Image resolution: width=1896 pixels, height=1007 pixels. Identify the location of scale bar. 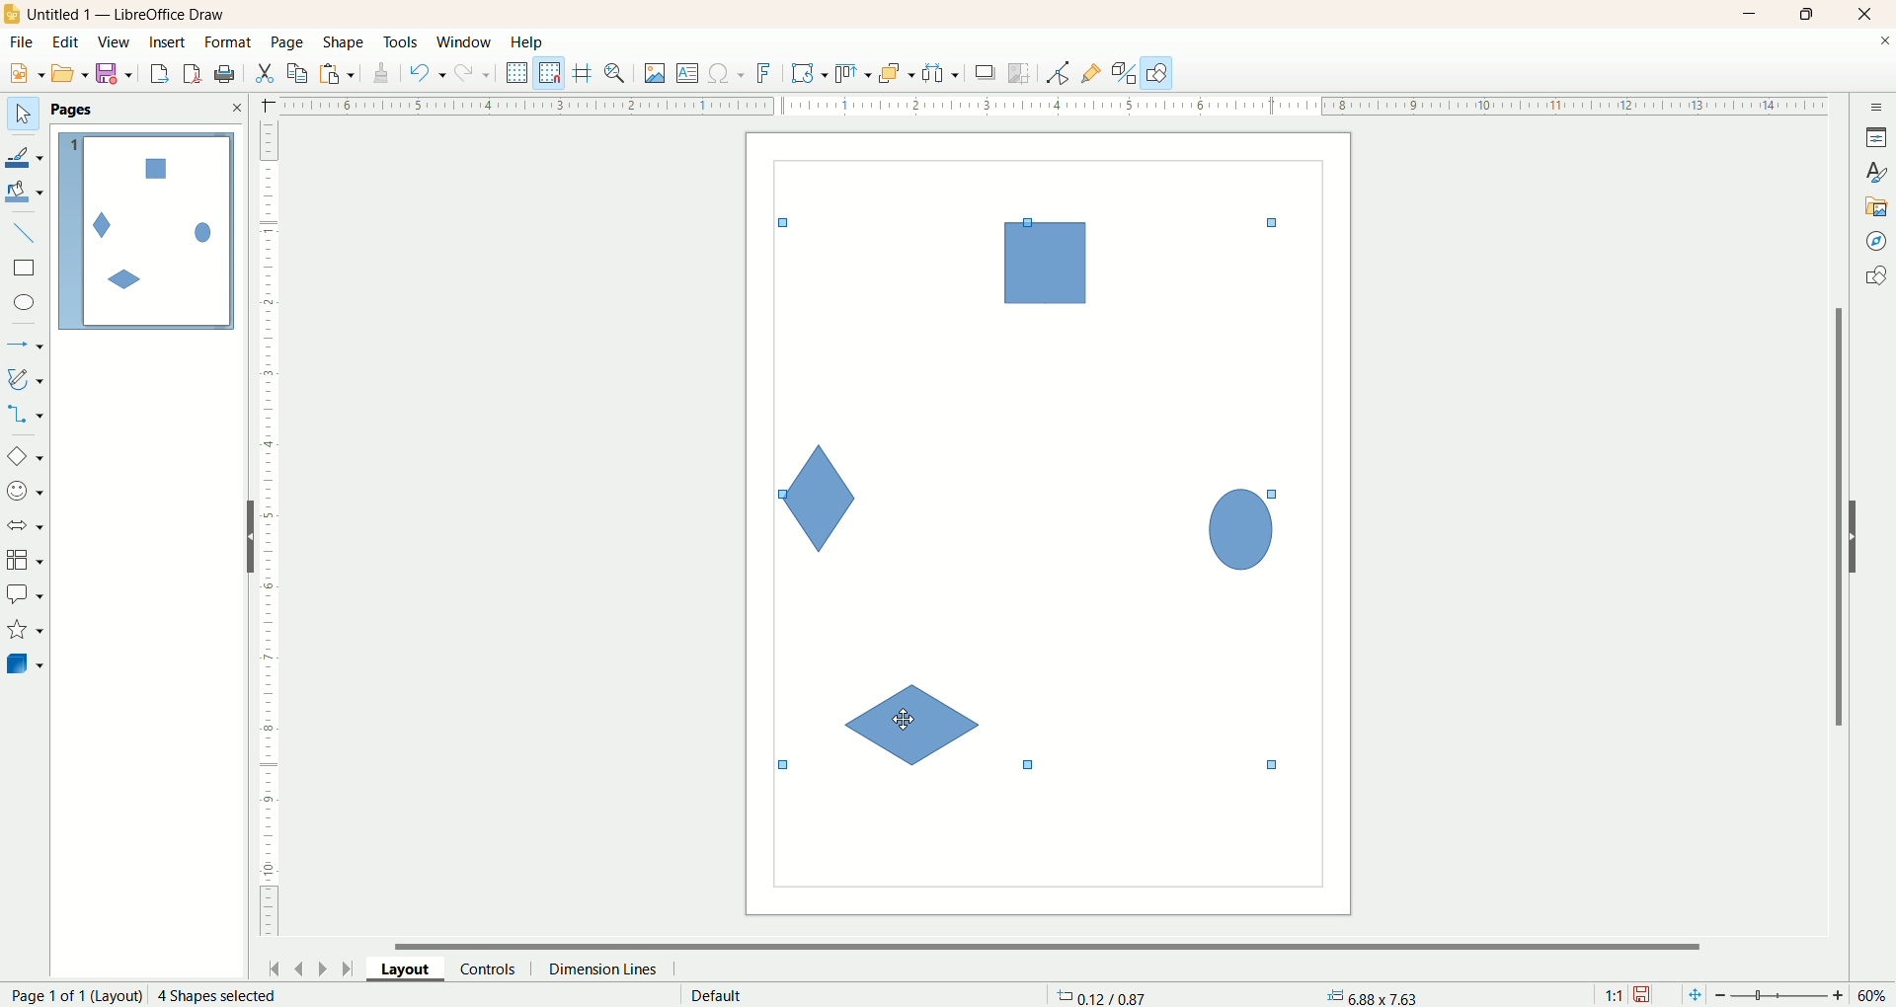
(1040, 104).